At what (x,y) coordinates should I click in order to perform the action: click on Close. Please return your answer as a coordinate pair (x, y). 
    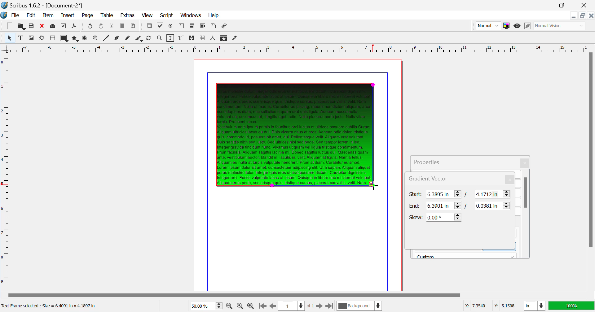
    Looking at the image, I should click on (591, 15).